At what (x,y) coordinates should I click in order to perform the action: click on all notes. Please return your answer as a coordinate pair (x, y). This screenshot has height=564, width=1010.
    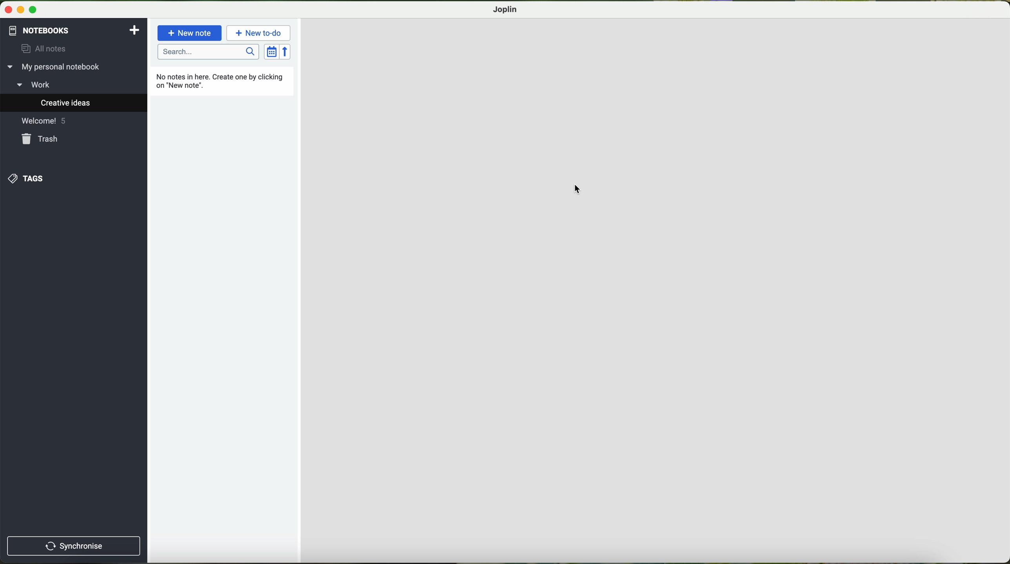
    Looking at the image, I should click on (40, 49).